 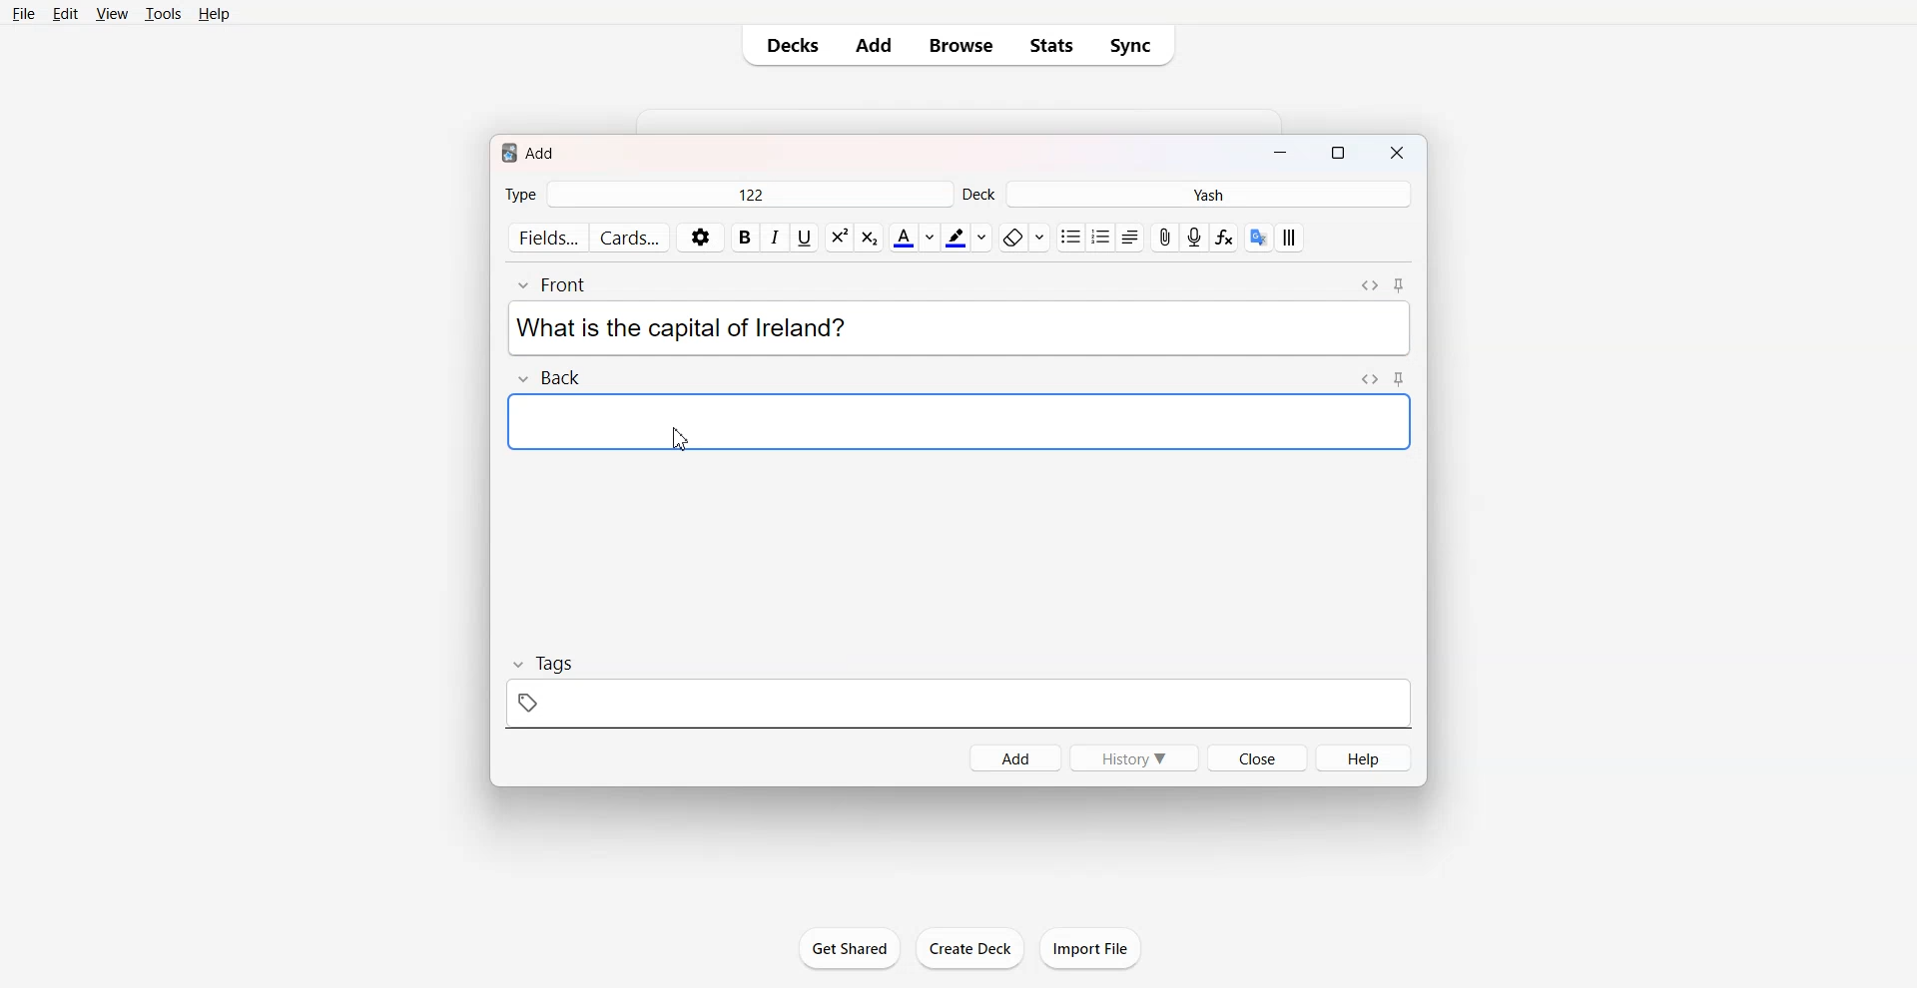 I want to click on Close, so click(x=1257, y=757).